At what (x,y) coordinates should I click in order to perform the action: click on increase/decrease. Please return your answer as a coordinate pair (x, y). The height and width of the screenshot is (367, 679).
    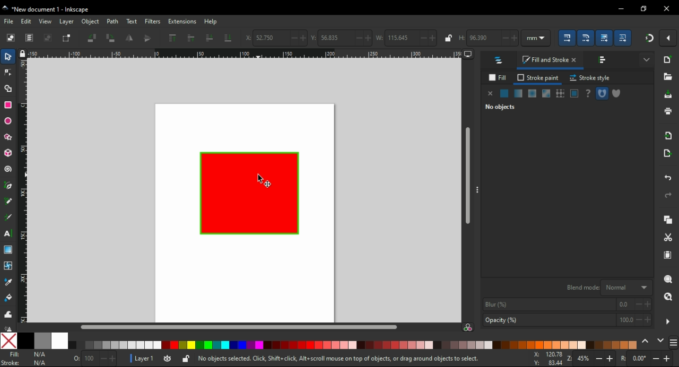
    Looking at the image, I should click on (108, 359).